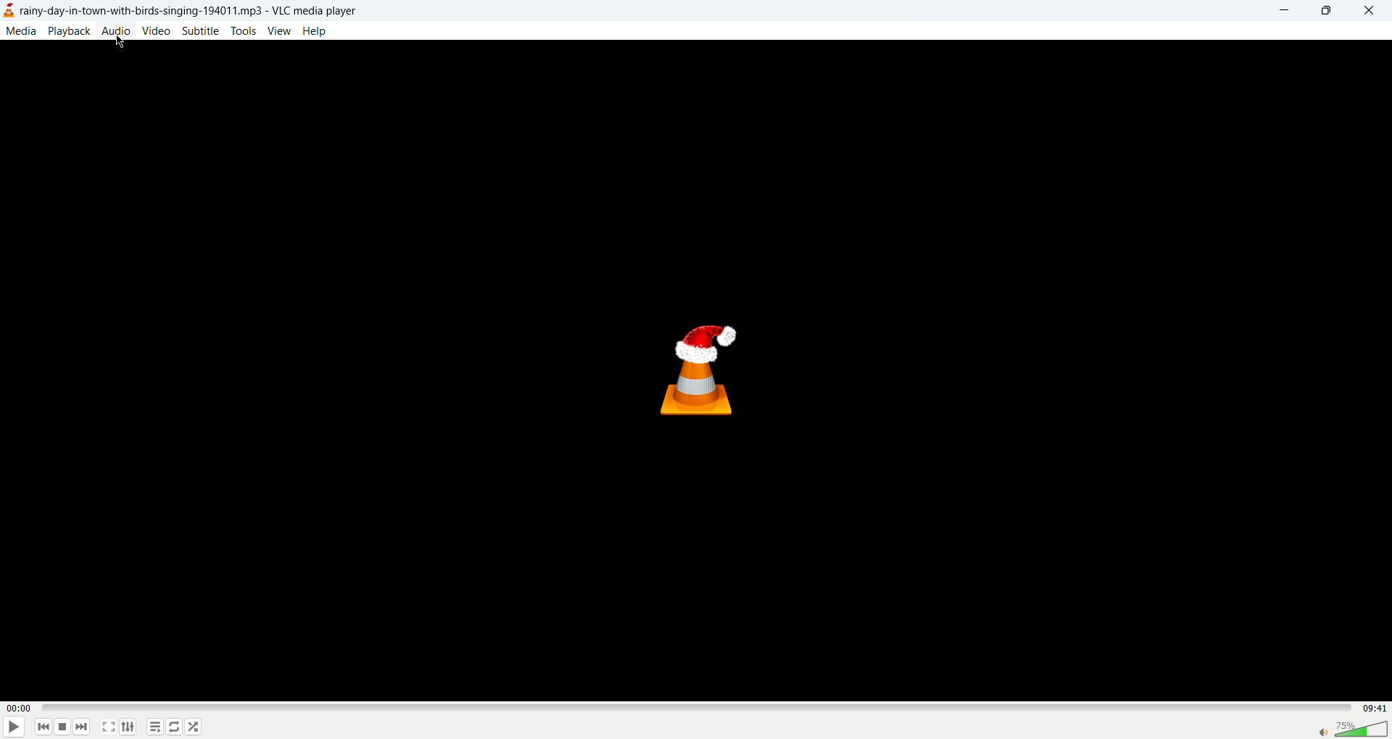 The image size is (1392, 739). Describe the element at coordinates (64, 727) in the screenshot. I see `stop` at that location.